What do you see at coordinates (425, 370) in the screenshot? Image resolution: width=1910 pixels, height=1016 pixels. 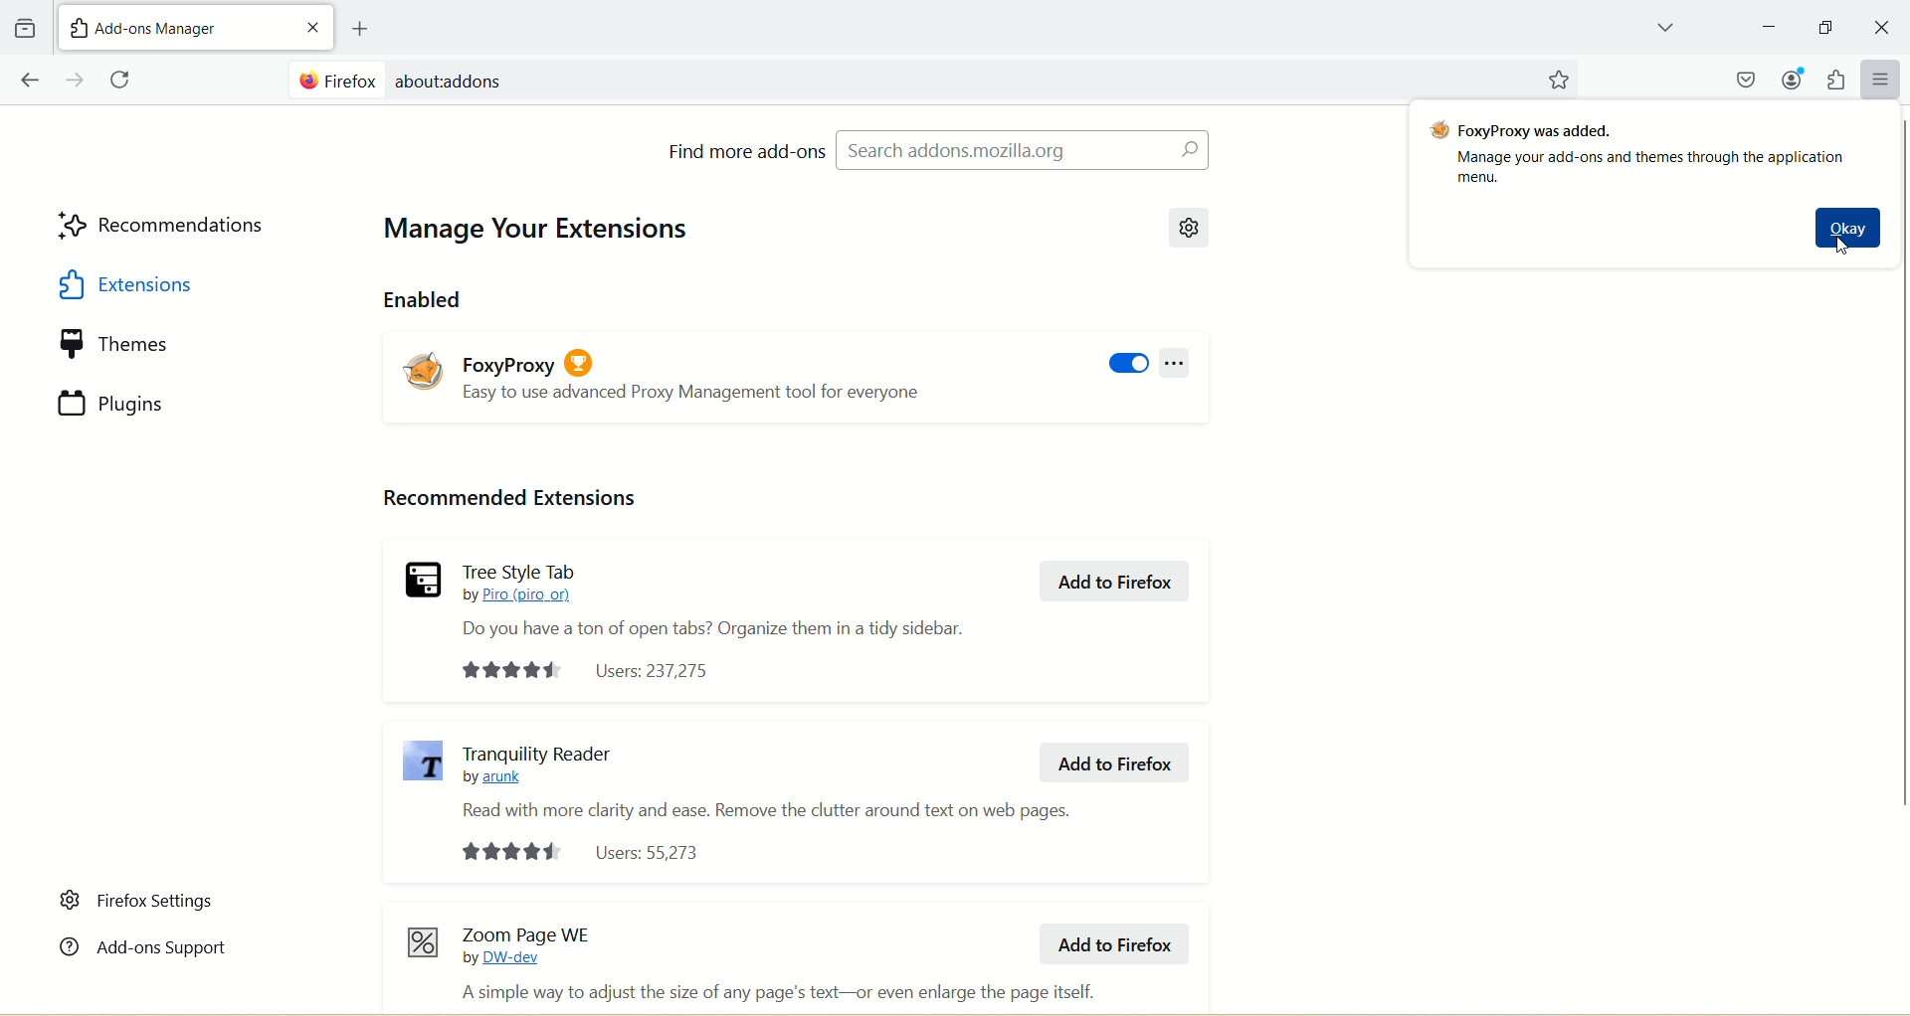 I see `FoxyProxy Icon` at bounding box center [425, 370].